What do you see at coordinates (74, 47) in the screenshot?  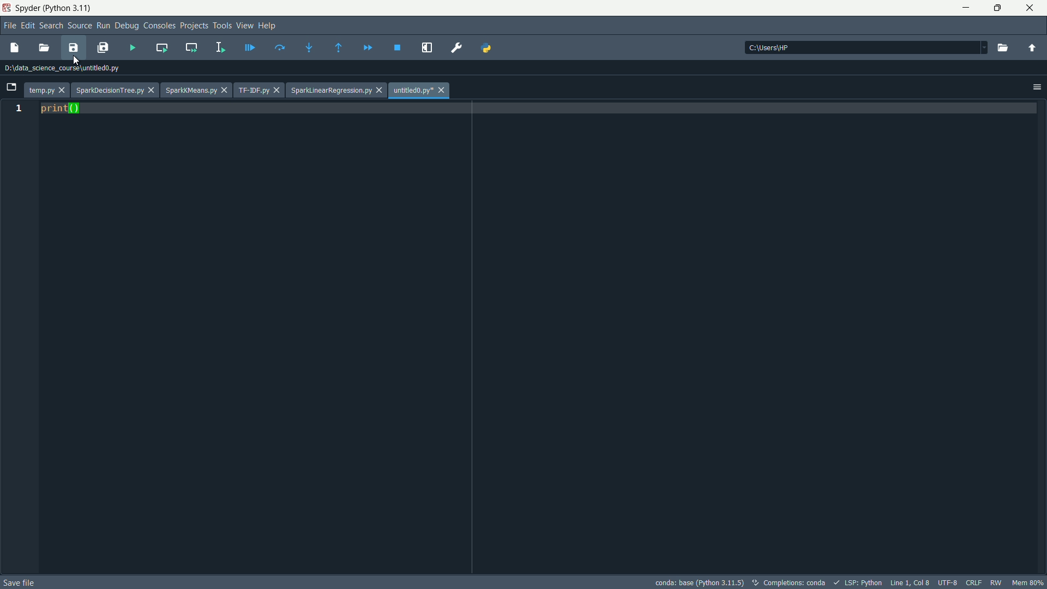 I see `save file` at bounding box center [74, 47].